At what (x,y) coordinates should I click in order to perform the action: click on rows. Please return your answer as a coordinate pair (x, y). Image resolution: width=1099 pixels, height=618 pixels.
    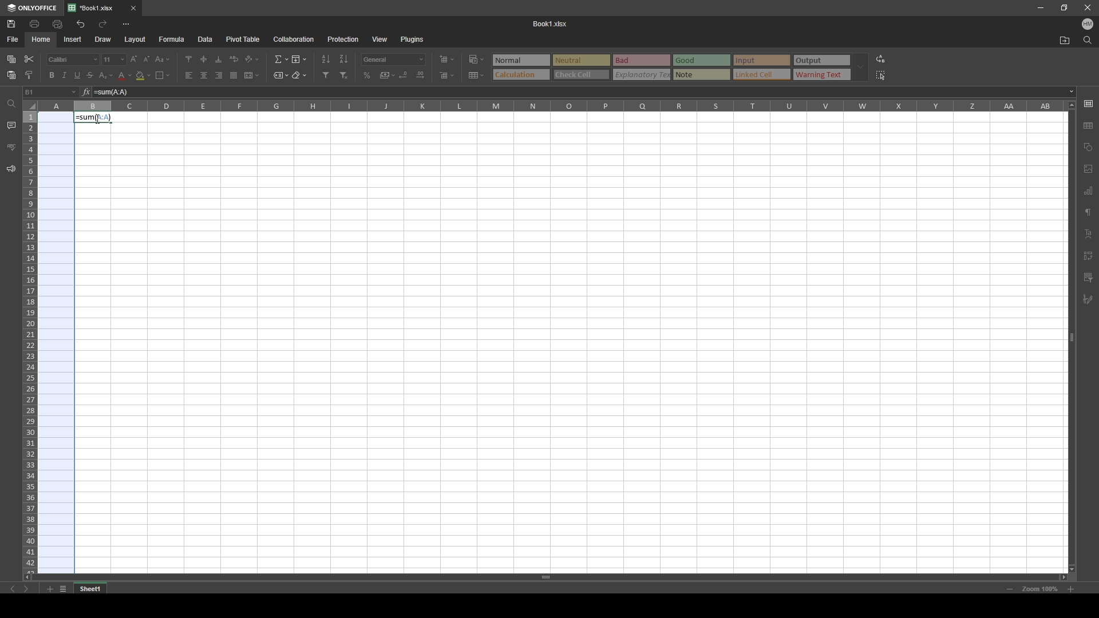
    Looking at the image, I should click on (29, 340).